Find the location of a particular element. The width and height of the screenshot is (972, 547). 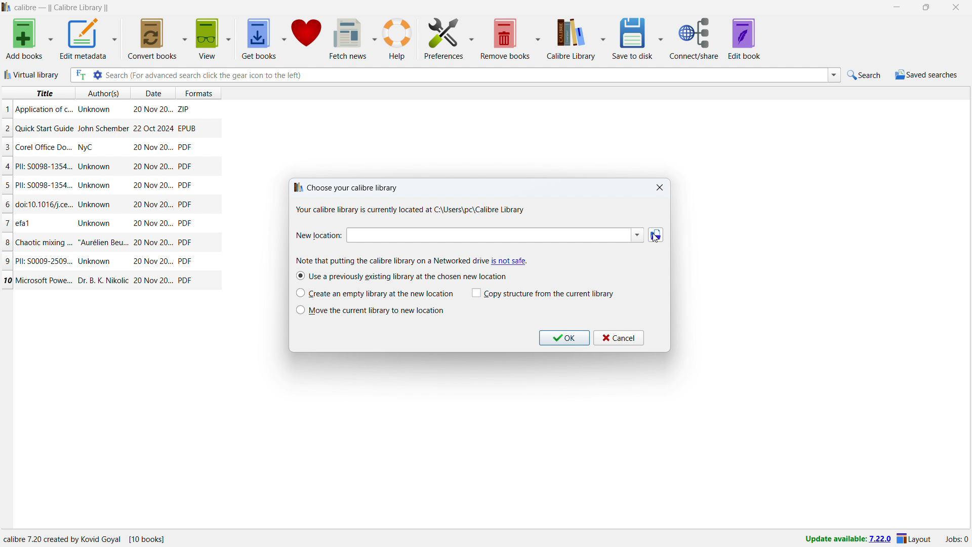

Author is located at coordinates (96, 261).